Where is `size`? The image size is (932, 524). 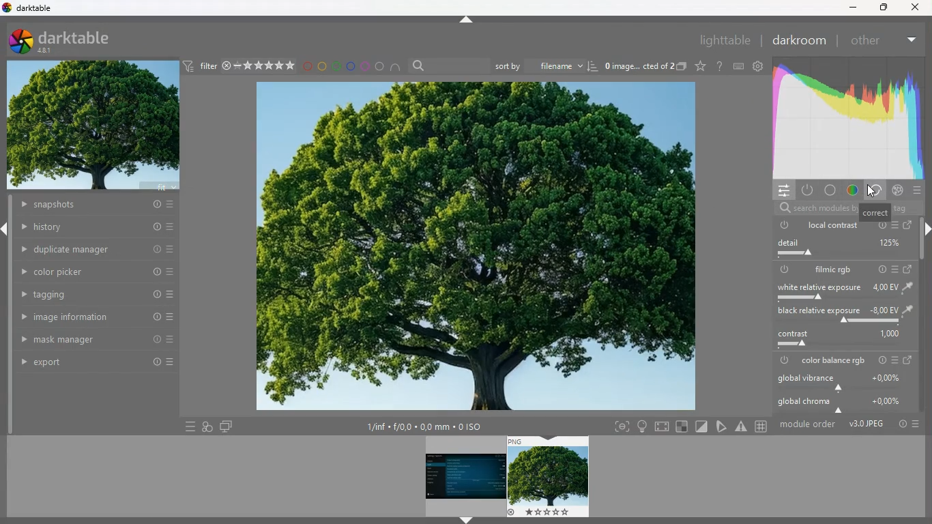 size is located at coordinates (424, 427).